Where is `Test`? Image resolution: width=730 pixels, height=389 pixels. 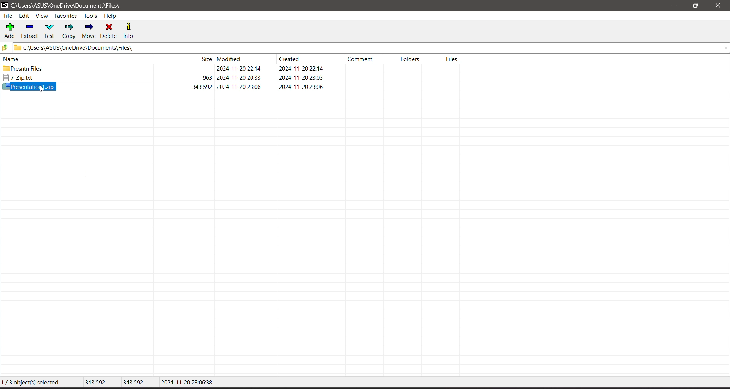 Test is located at coordinates (51, 31).